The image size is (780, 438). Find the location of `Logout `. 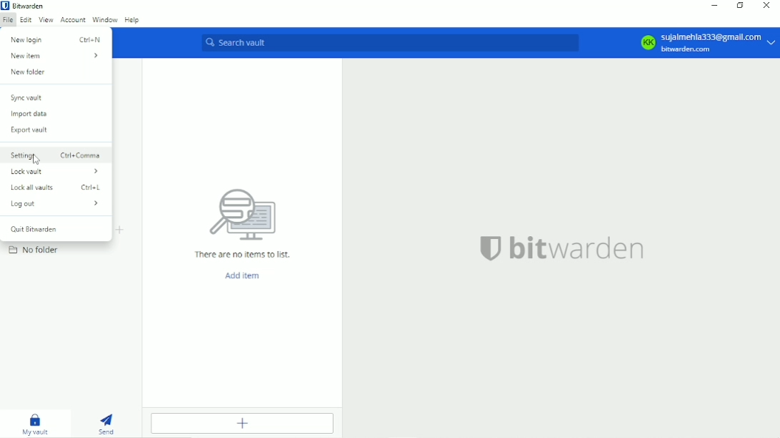

Logout  is located at coordinates (54, 203).